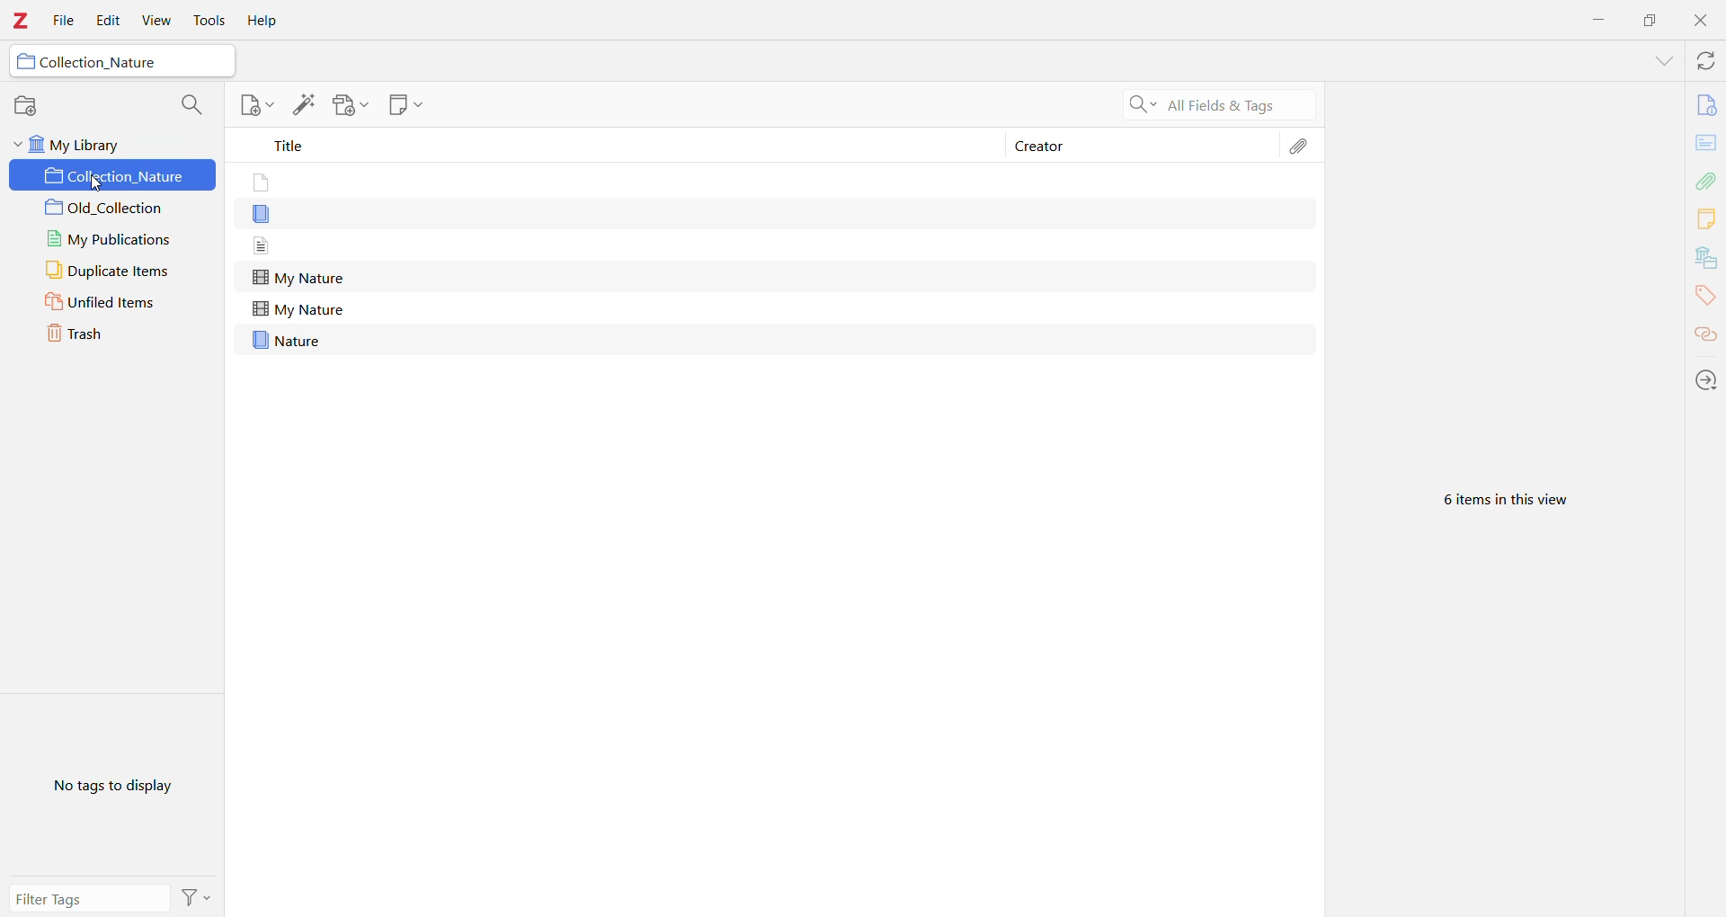 This screenshot has width=1726, height=917. Describe the element at coordinates (102, 63) in the screenshot. I see `Collection_Nature` at that location.